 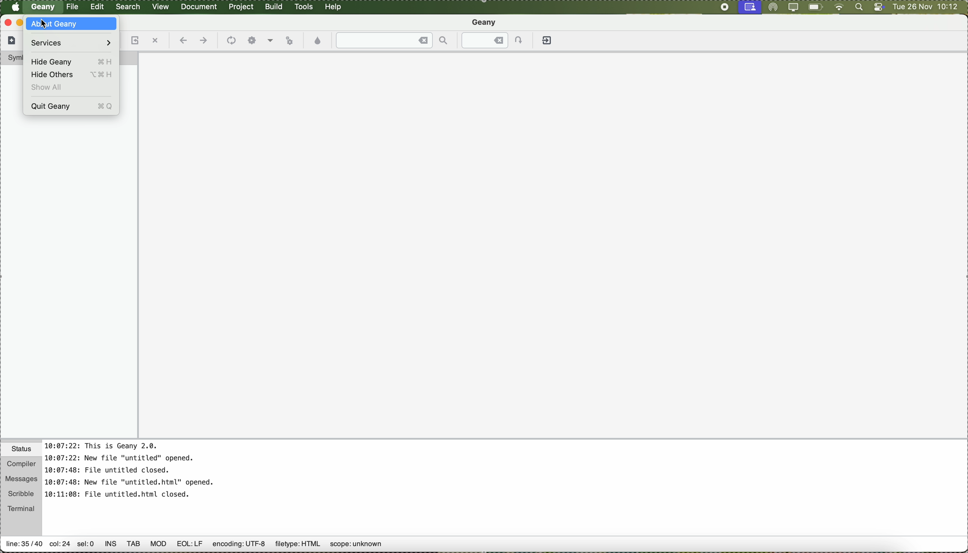 What do you see at coordinates (70, 280) in the screenshot?
I see `side bar` at bounding box center [70, 280].